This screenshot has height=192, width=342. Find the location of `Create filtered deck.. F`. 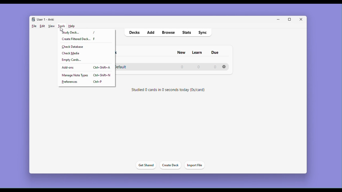

Create filtered deck.. F is located at coordinates (78, 39).